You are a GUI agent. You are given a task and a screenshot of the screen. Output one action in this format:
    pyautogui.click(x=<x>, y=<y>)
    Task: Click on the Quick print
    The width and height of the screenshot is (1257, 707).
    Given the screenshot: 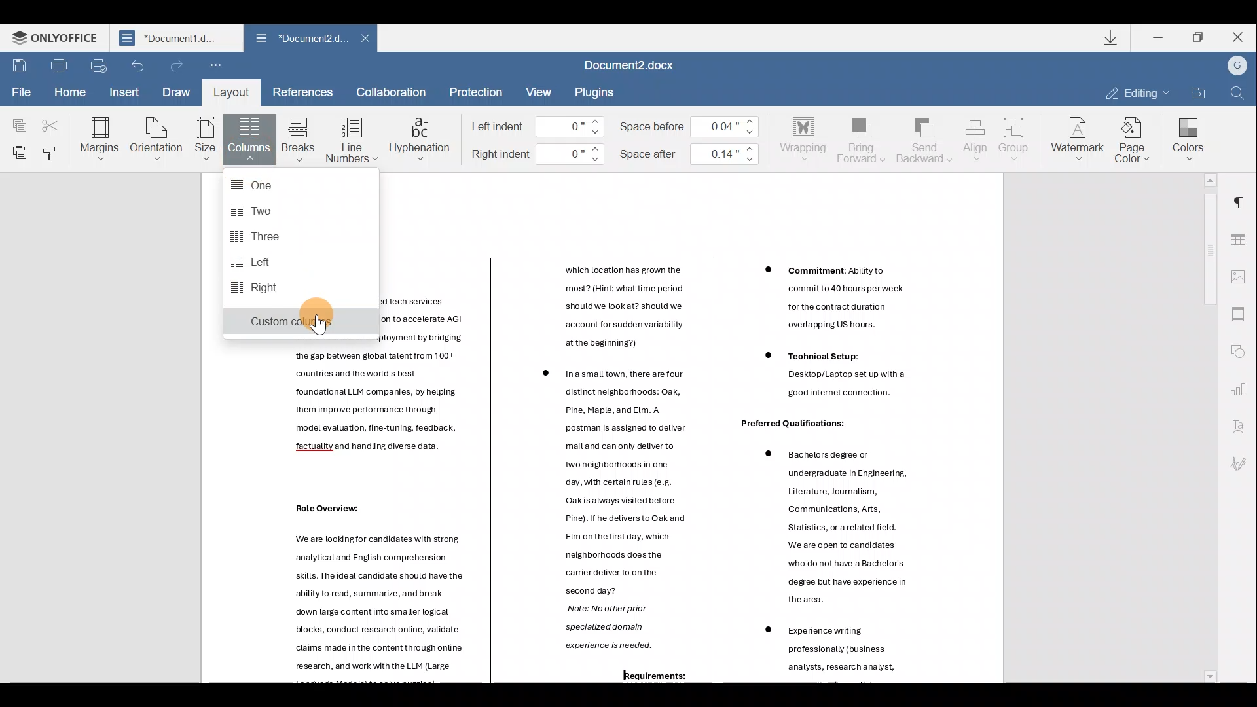 What is the action you would take?
    pyautogui.click(x=99, y=64)
    